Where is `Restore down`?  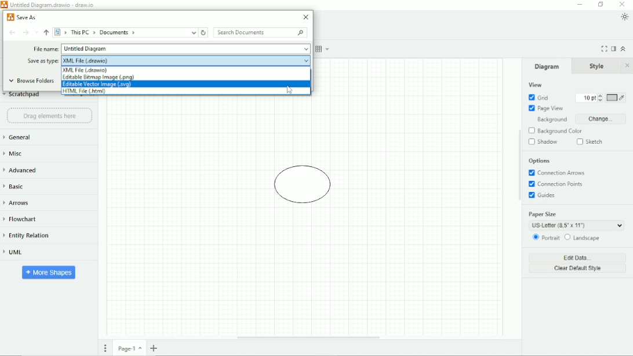 Restore down is located at coordinates (601, 5).